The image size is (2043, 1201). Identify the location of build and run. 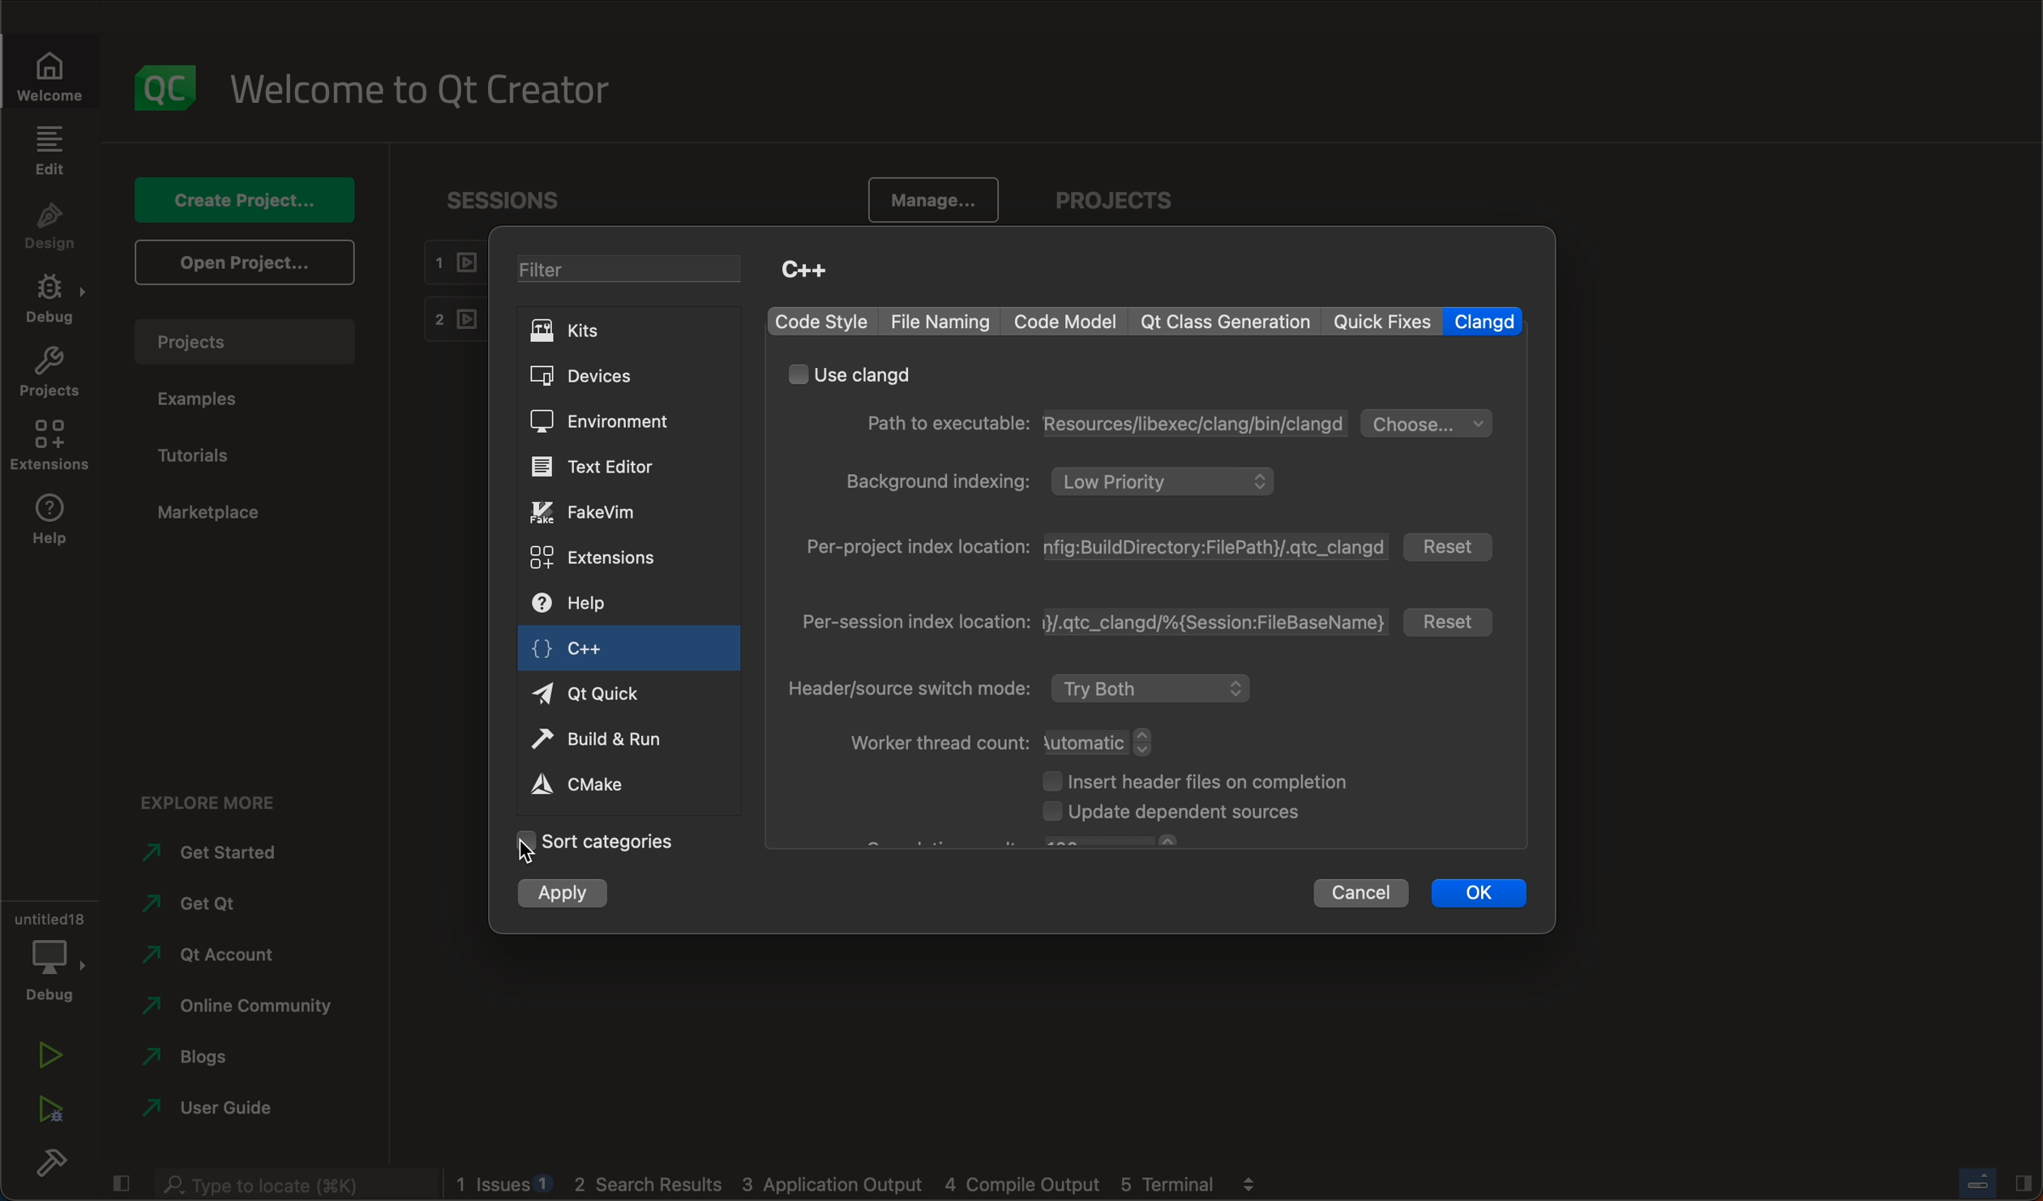
(605, 737).